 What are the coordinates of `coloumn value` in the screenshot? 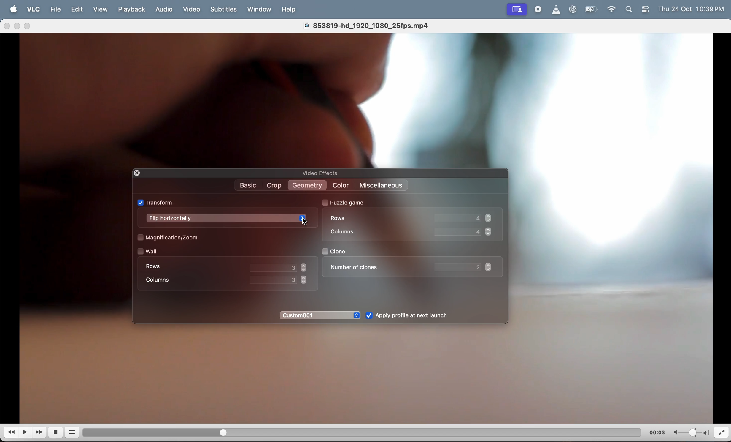 It's located at (466, 231).